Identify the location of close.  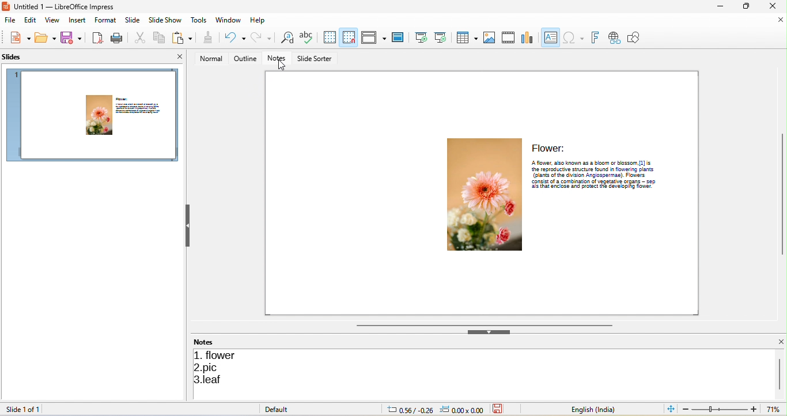
(176, 56).